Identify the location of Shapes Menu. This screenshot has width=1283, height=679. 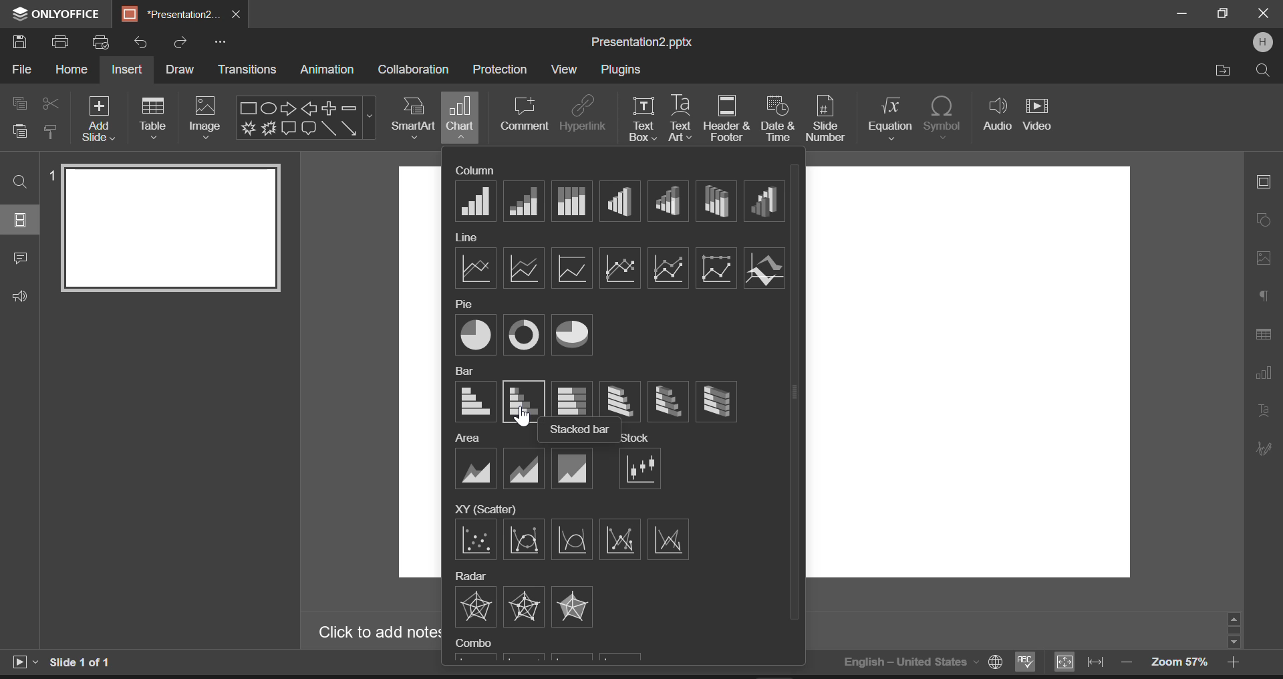
(369, 117).